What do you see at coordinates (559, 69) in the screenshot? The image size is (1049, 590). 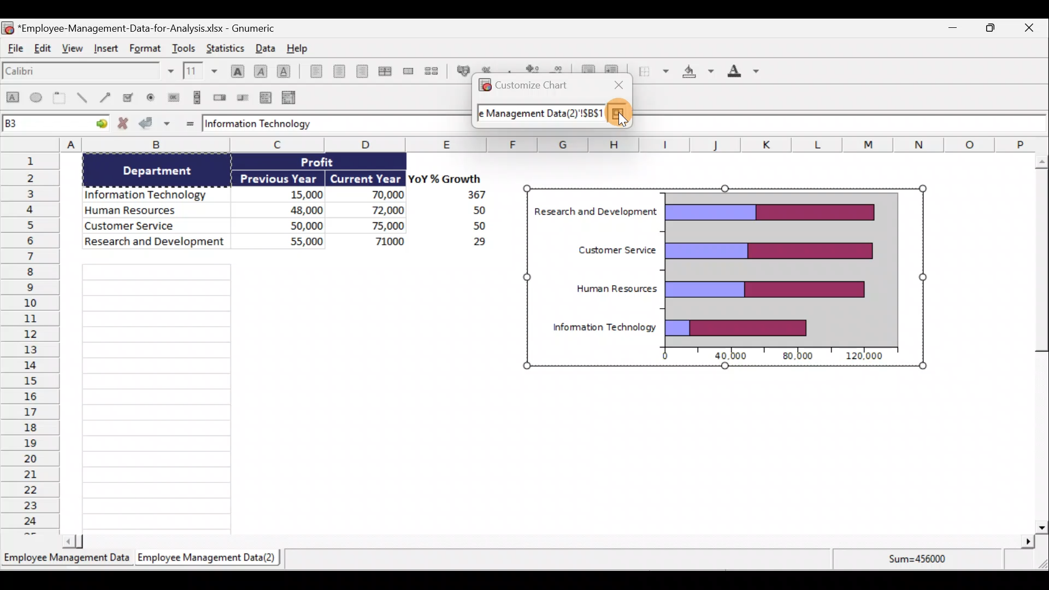 I see `Decrease decimals` at bounding box center [559, 69].